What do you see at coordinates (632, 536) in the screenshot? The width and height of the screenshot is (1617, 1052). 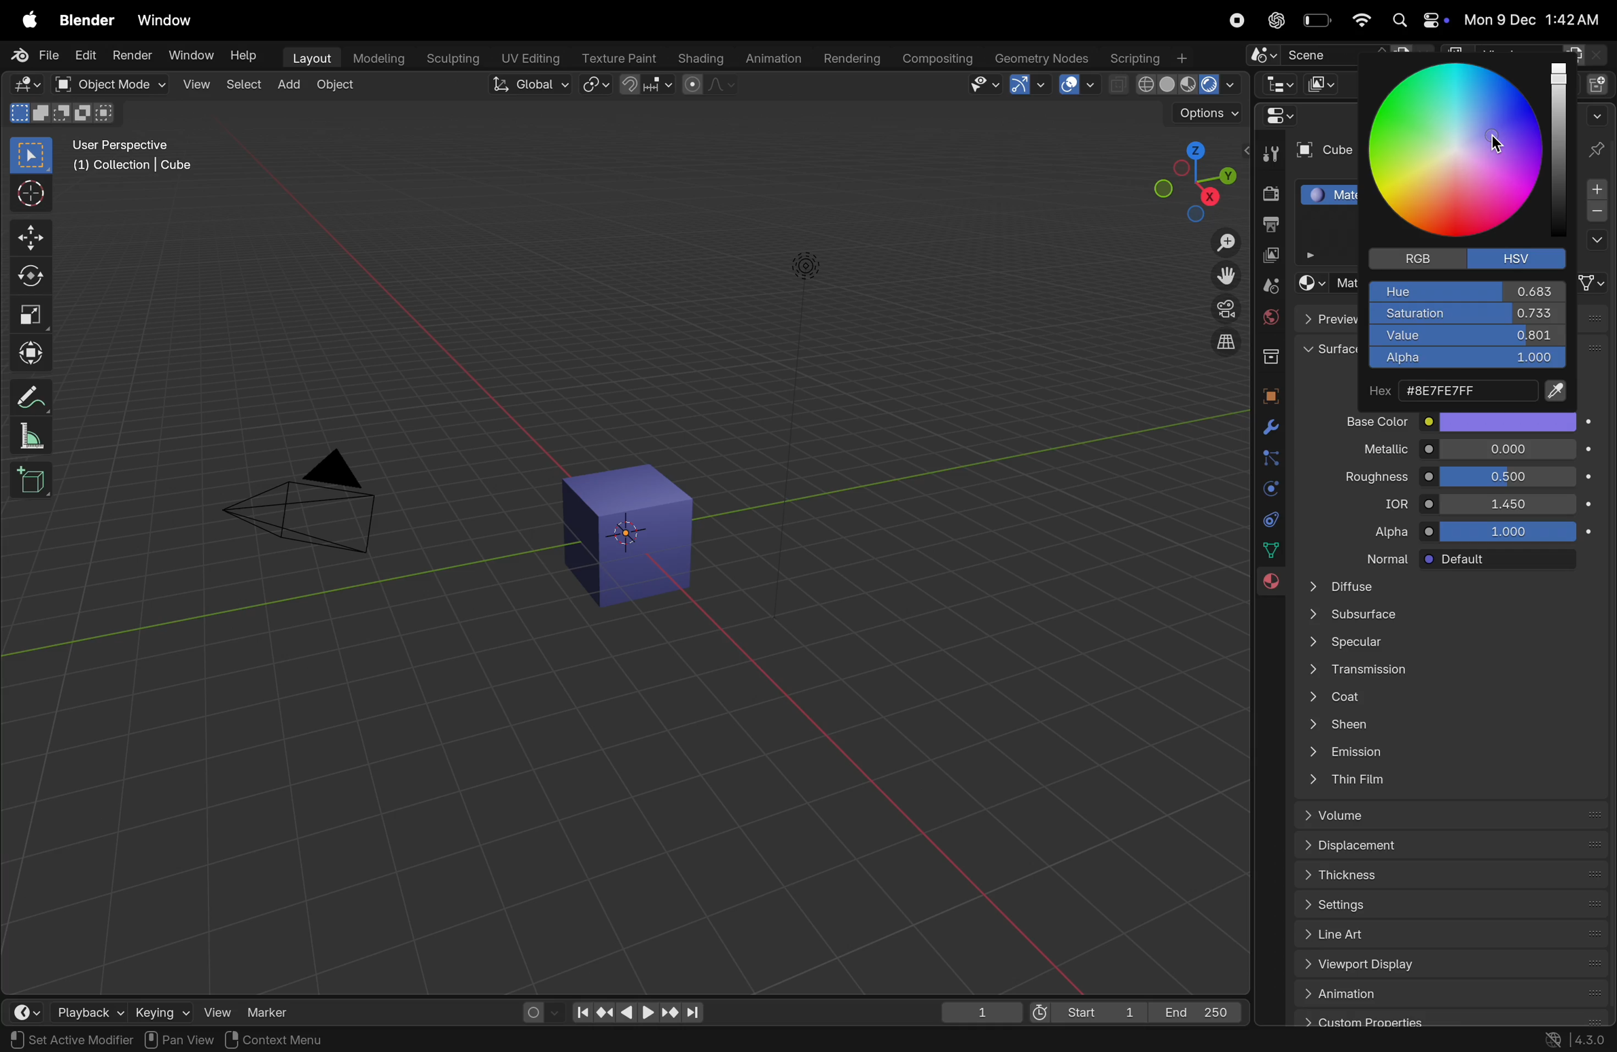 I see `cube` at bounding box center [632, 536].